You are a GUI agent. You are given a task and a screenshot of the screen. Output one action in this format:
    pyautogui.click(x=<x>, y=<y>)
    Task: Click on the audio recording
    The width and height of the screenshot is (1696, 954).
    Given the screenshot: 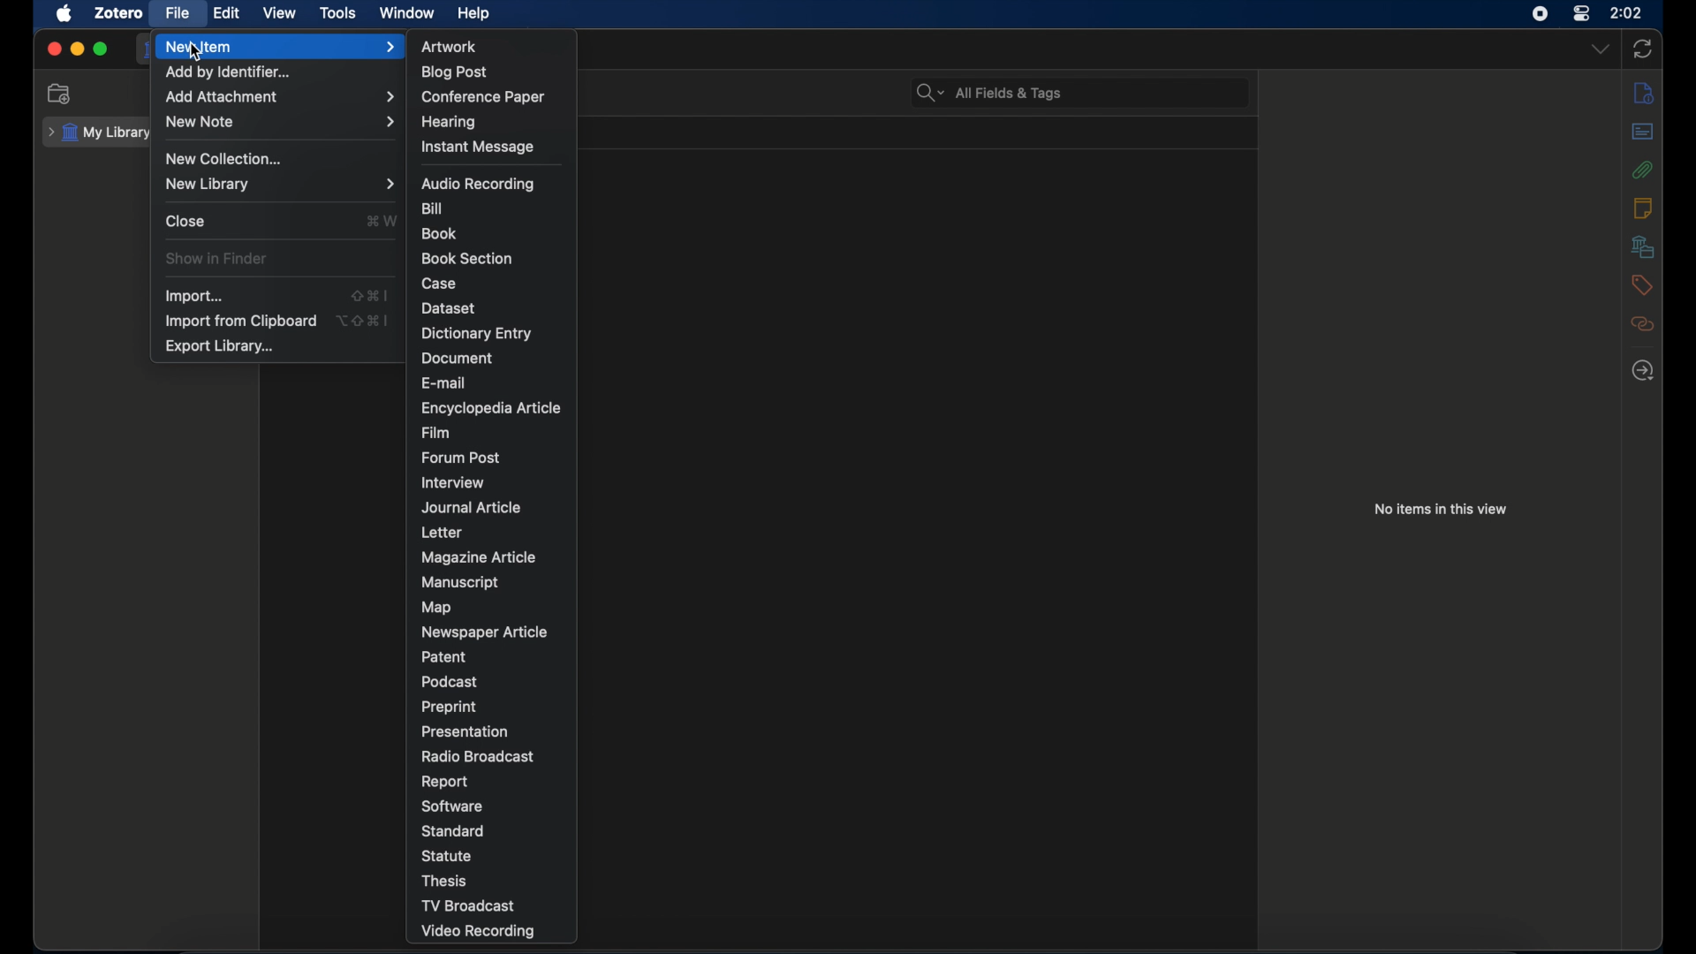 What is the action you would take?
    pyautogui.click(x=481, y=184)
    